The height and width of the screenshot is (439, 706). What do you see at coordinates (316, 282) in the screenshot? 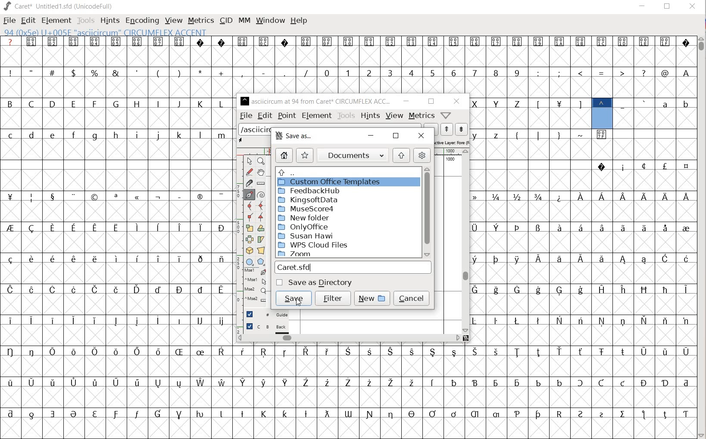
I see `save as Directory` at bounding box center [316, 282].